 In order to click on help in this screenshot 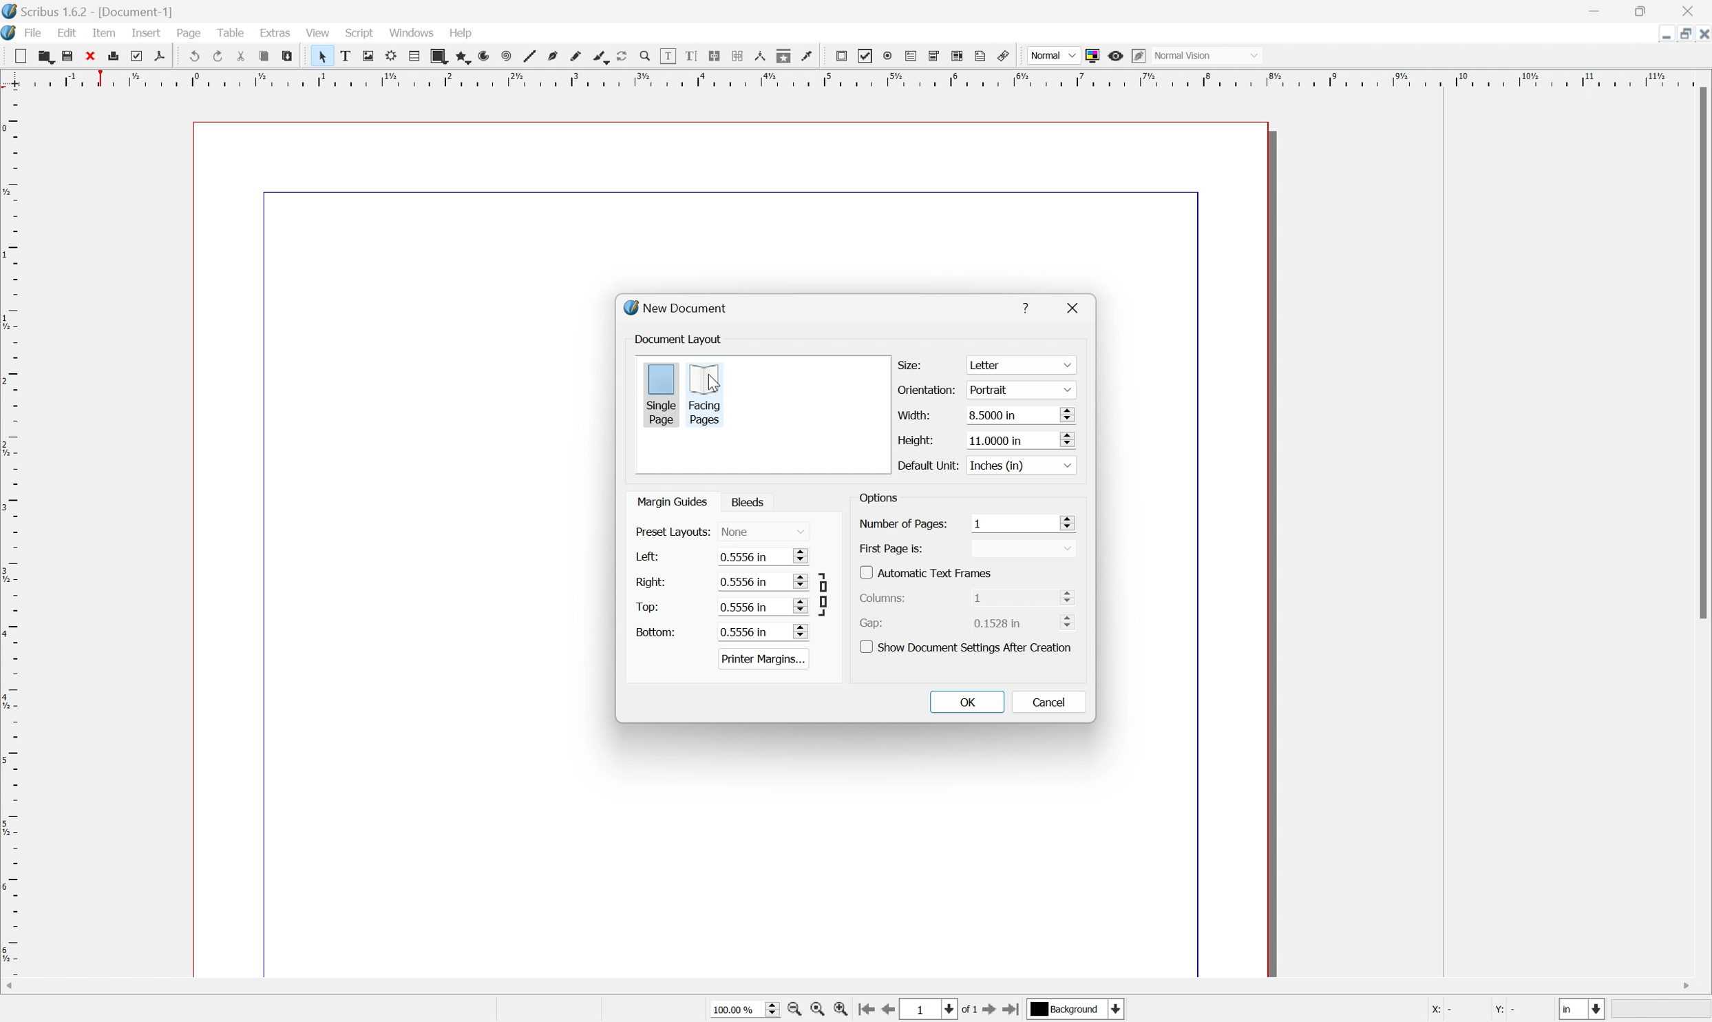, I will do `click(1029, 305)`.